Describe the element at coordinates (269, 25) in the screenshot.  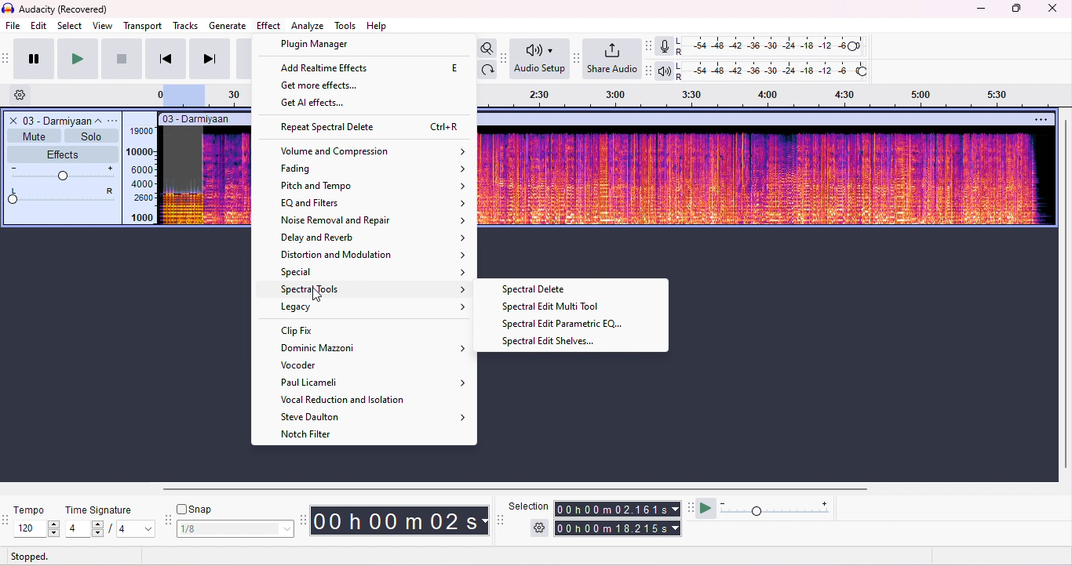
I see `effect` at that location.